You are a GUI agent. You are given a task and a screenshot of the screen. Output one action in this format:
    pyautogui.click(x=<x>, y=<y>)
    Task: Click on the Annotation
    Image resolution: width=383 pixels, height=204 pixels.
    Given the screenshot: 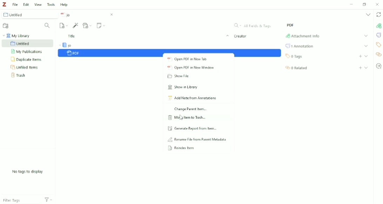 What is the action you would take?
    pyautogui.click(x=300, y=46)
    